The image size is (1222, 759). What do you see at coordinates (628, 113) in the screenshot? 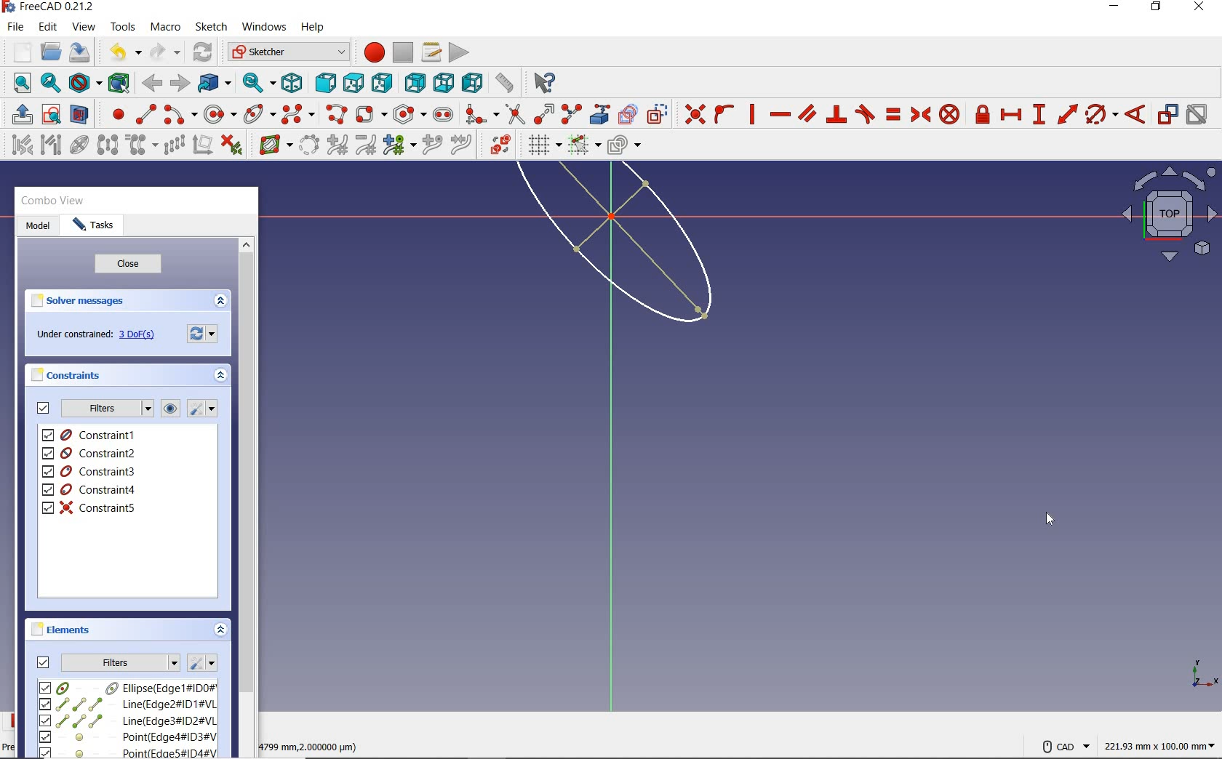
I see `create carbon copy` at bounding box center [628, 113].